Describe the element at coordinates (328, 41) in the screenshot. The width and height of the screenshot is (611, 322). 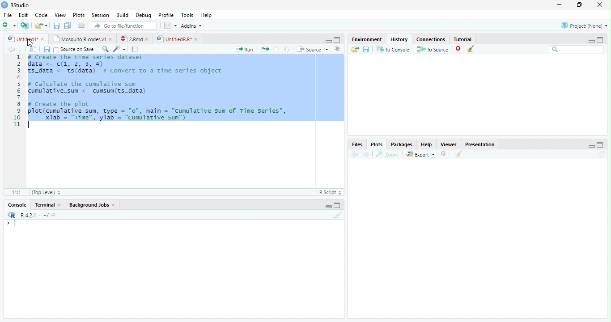
I see `Minimize` at that location.